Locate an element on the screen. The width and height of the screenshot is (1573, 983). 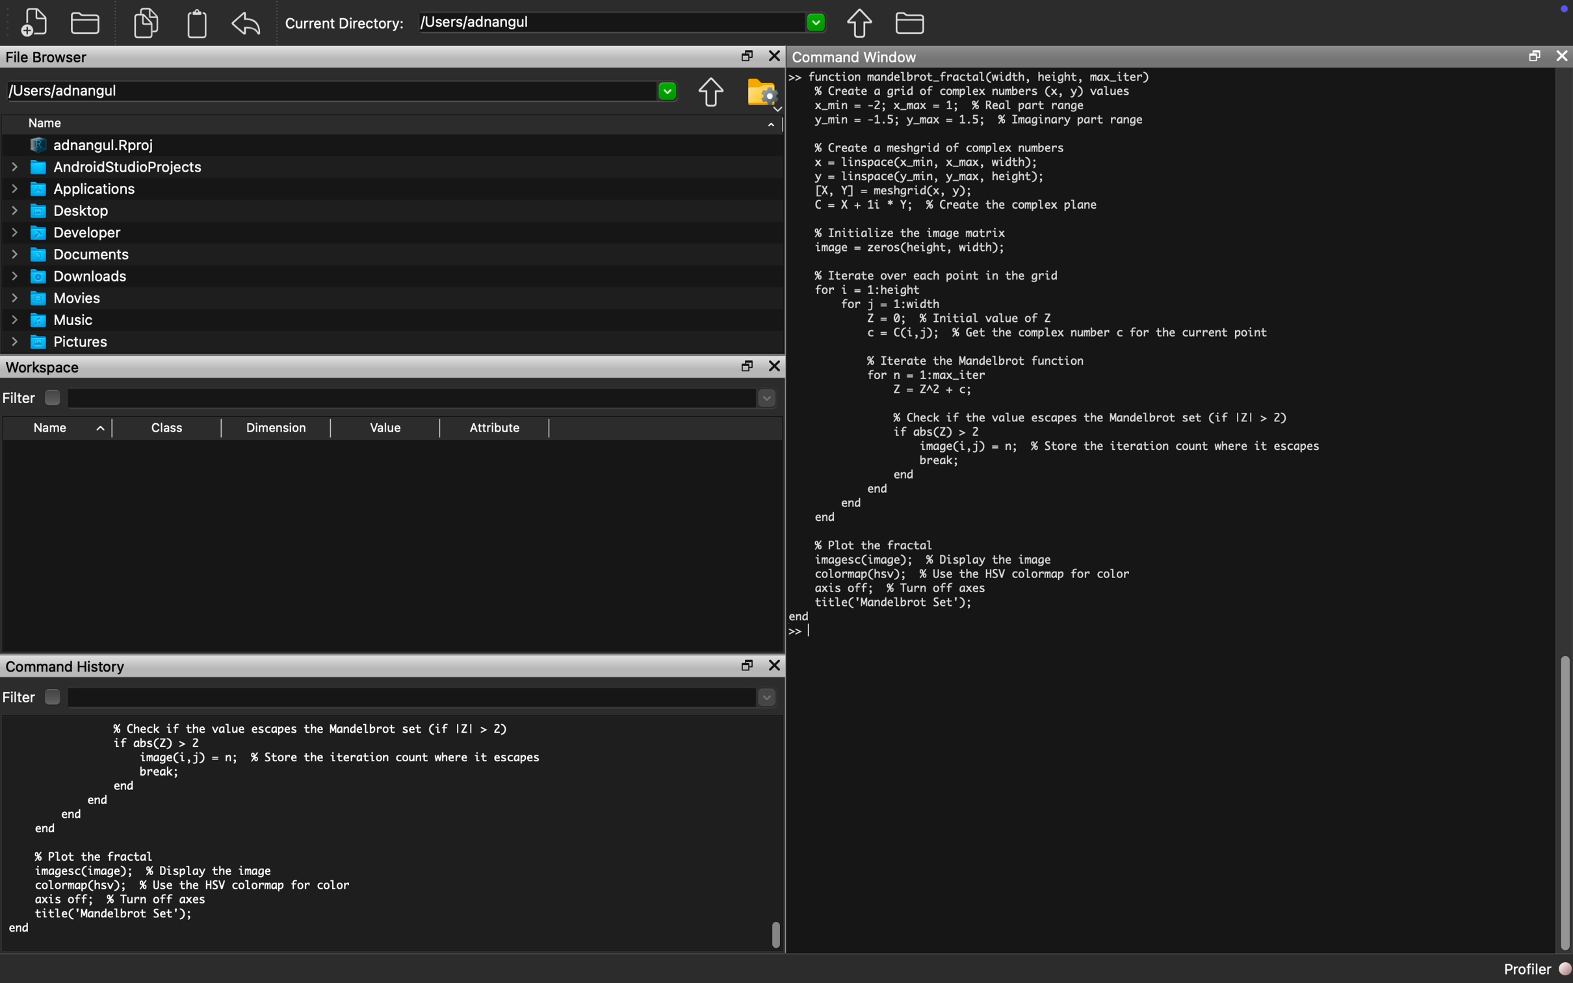
Name is located at coordinates (51, 428).